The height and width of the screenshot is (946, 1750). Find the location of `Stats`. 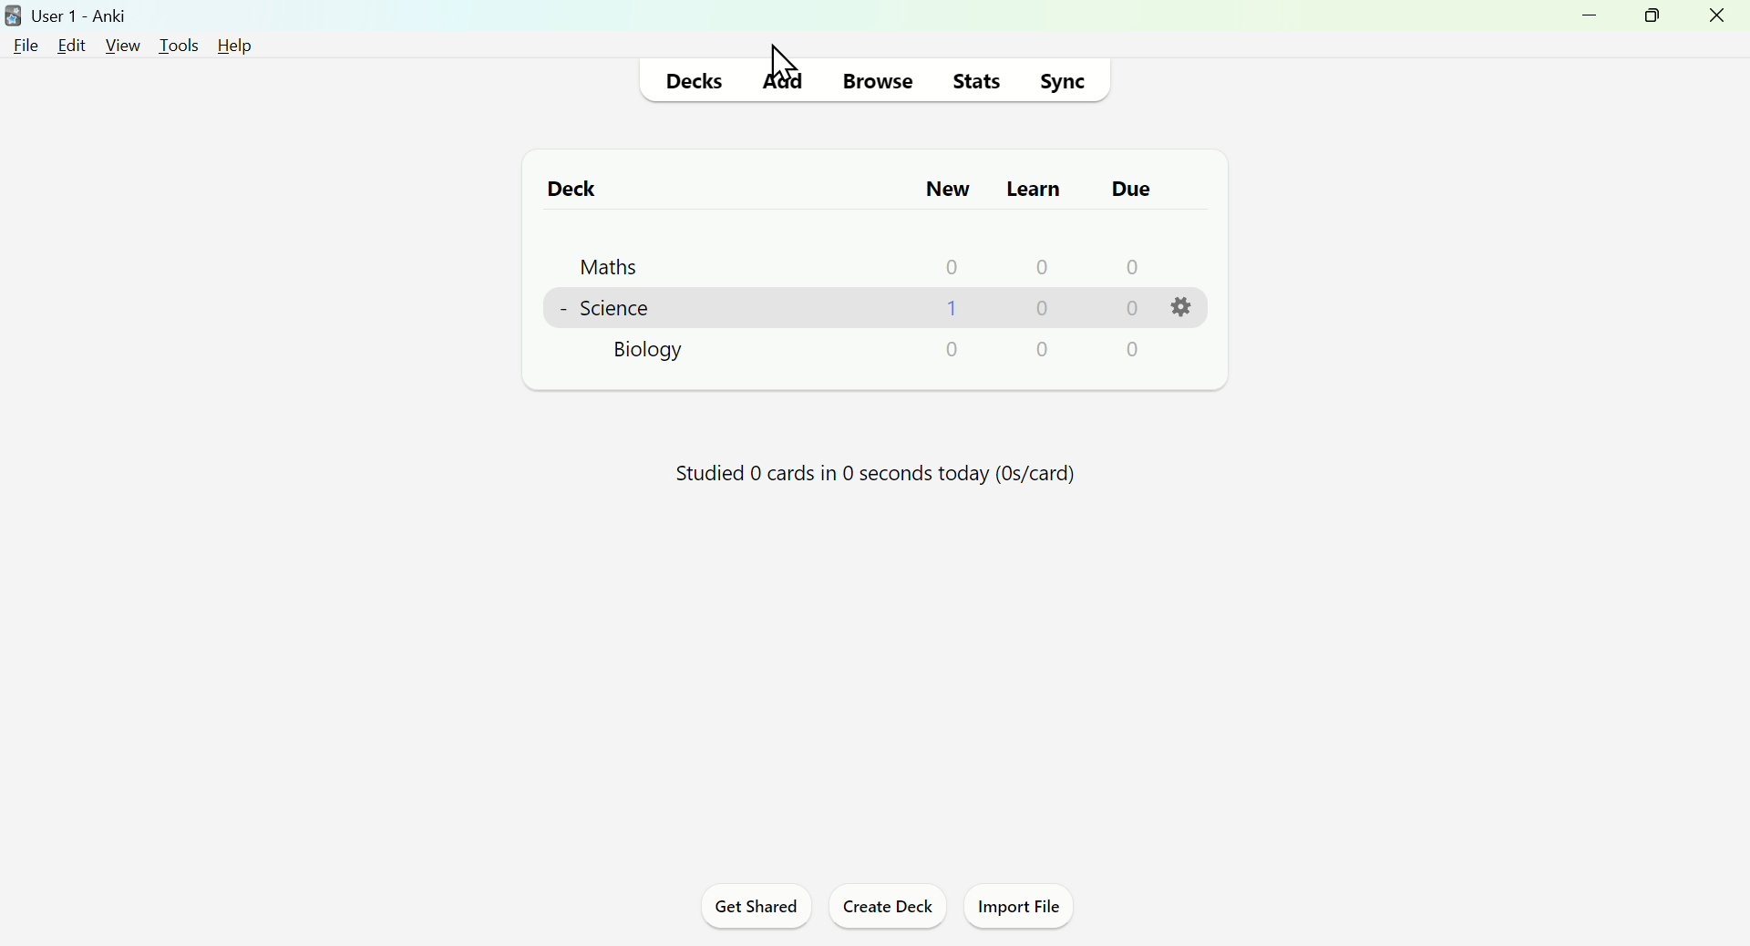

Stats is located at coordinates (973, 79).